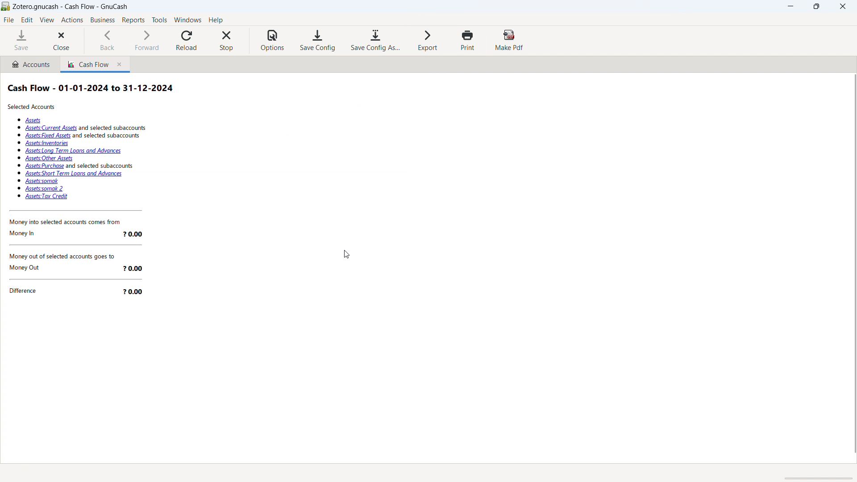  Describe the element at coordinates (76, 254) in the screenshot. I see `Money out of selected accounts goes to` at that location.